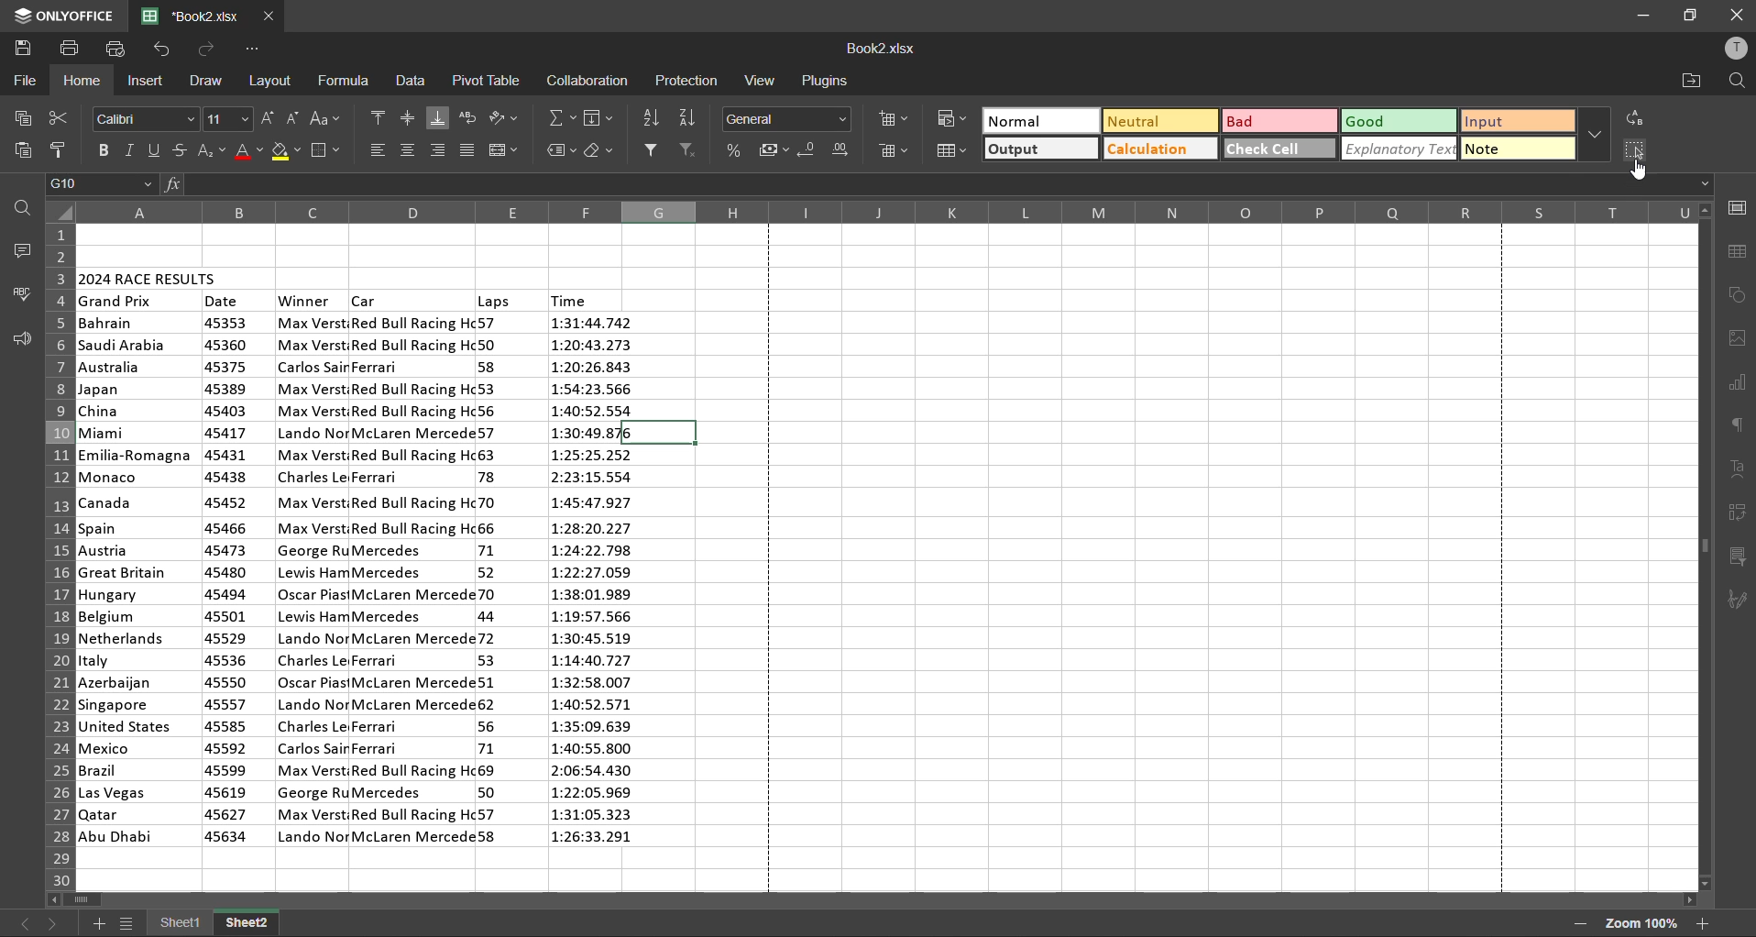 Image resolution: width=1756 pixels, height=937 pixels. I want to click on italic, so click(131, 151).